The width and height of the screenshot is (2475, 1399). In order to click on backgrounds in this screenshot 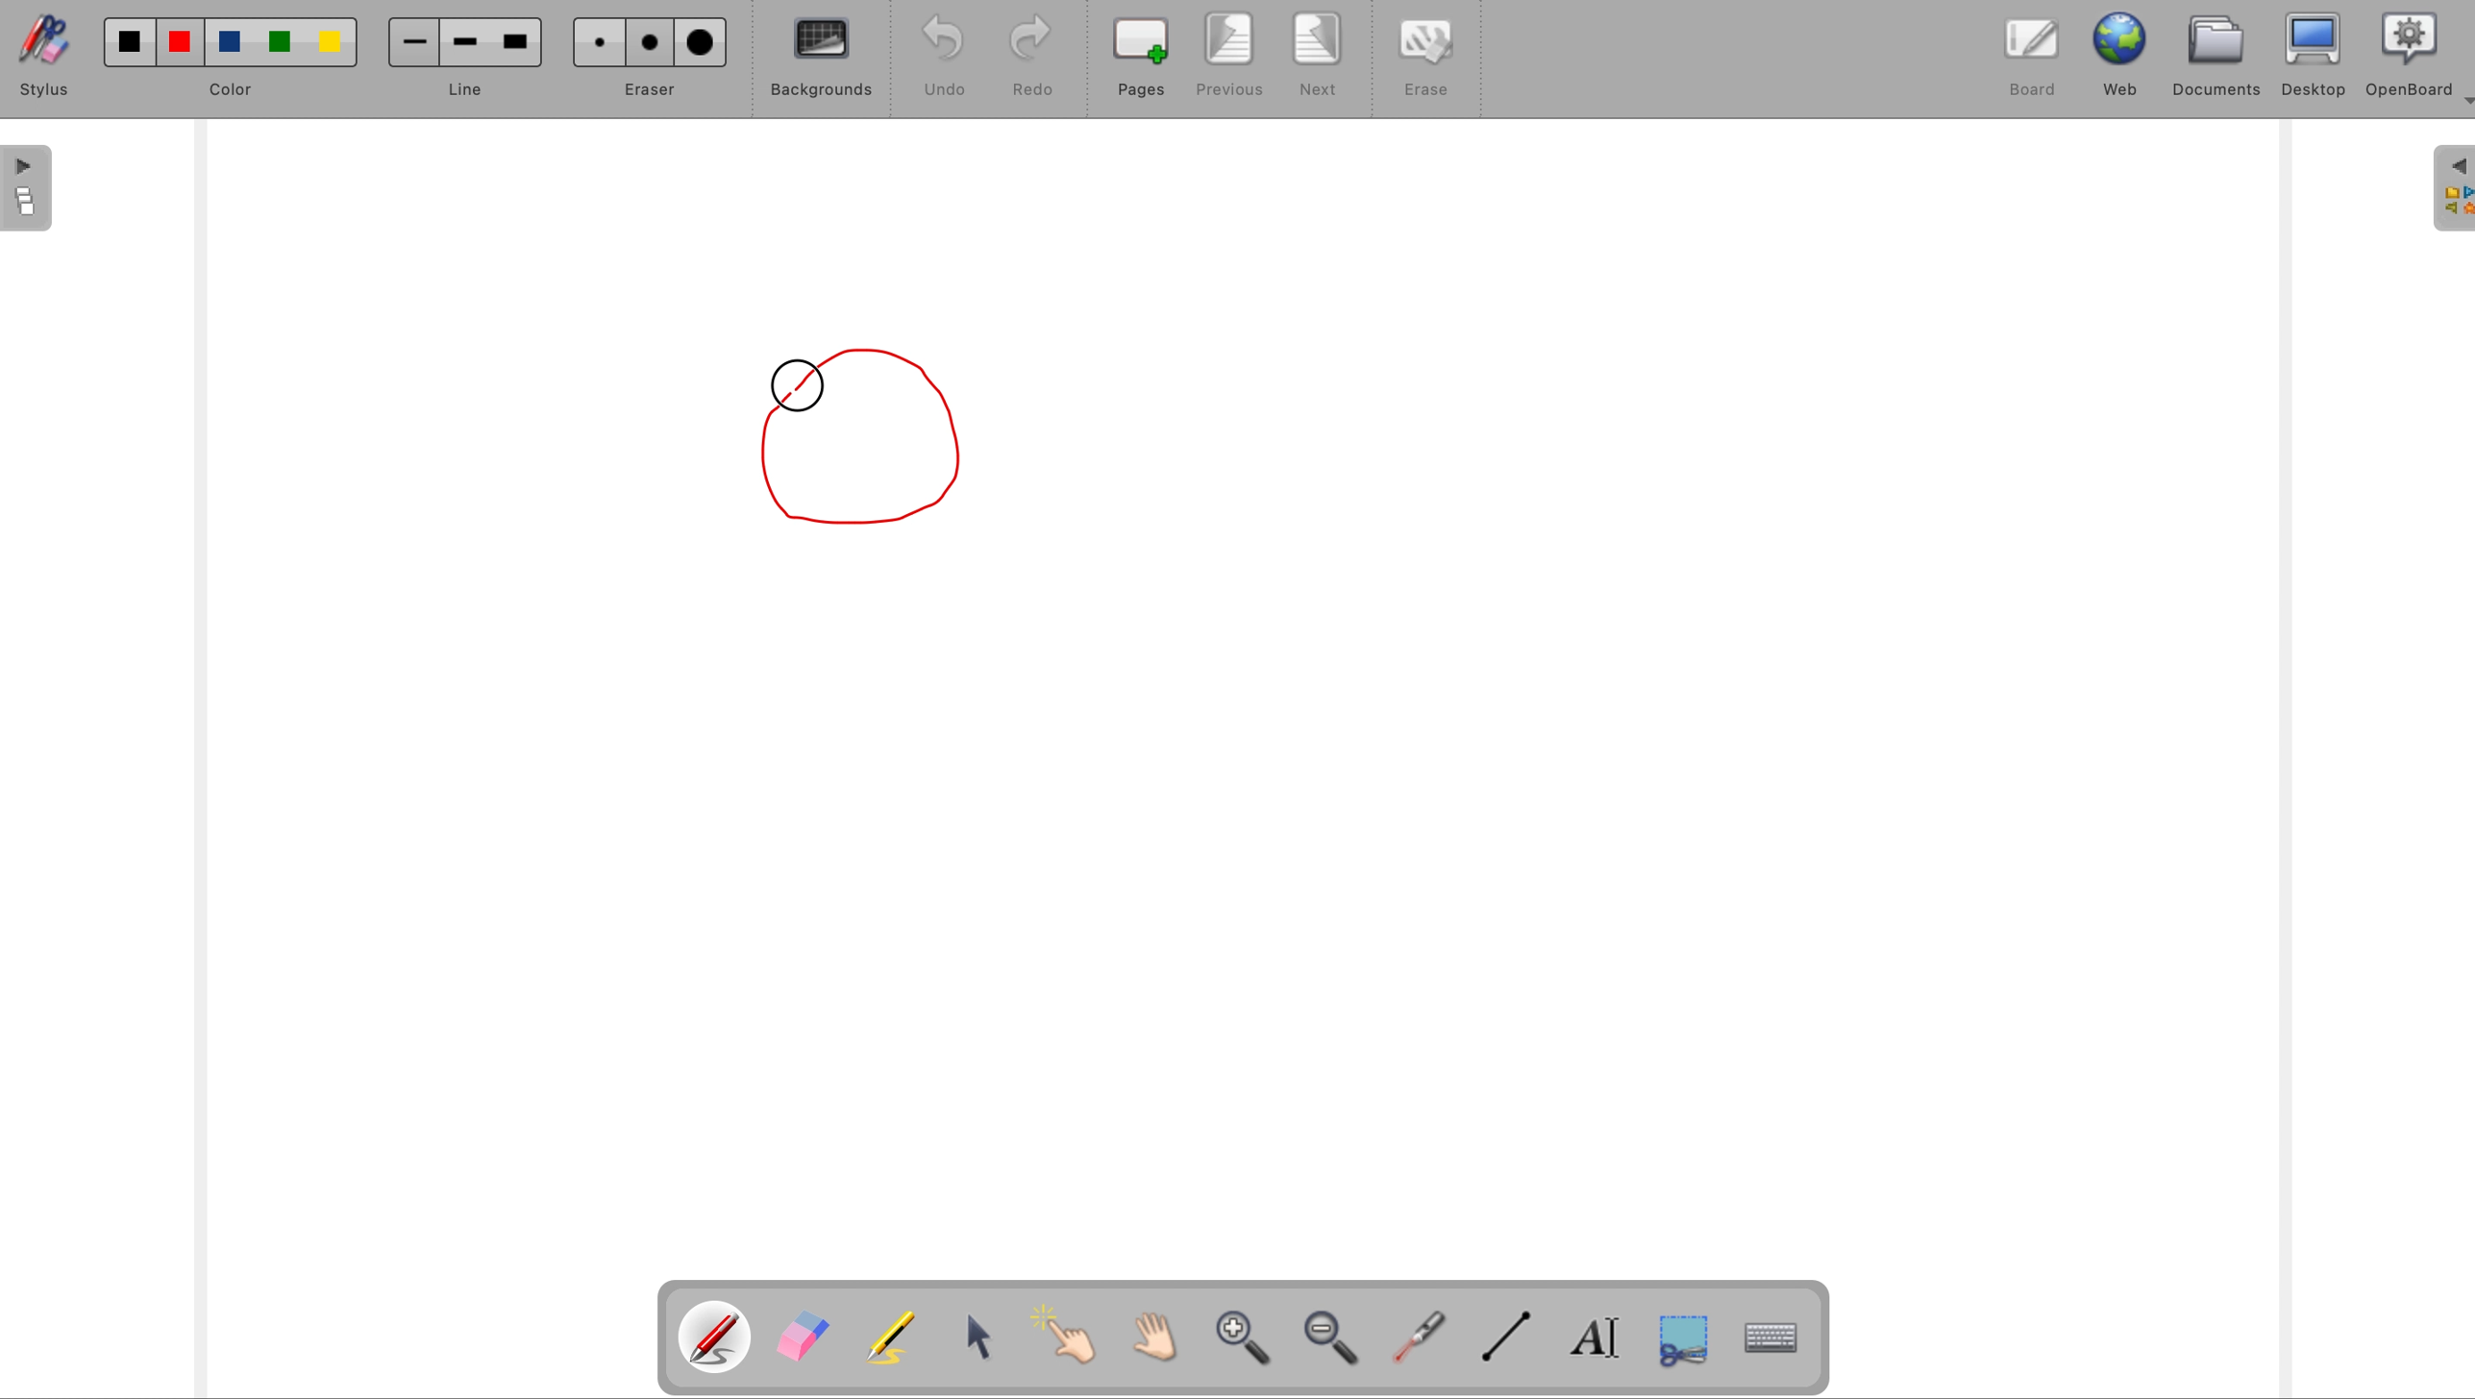, I will do `click(821, 63)`.